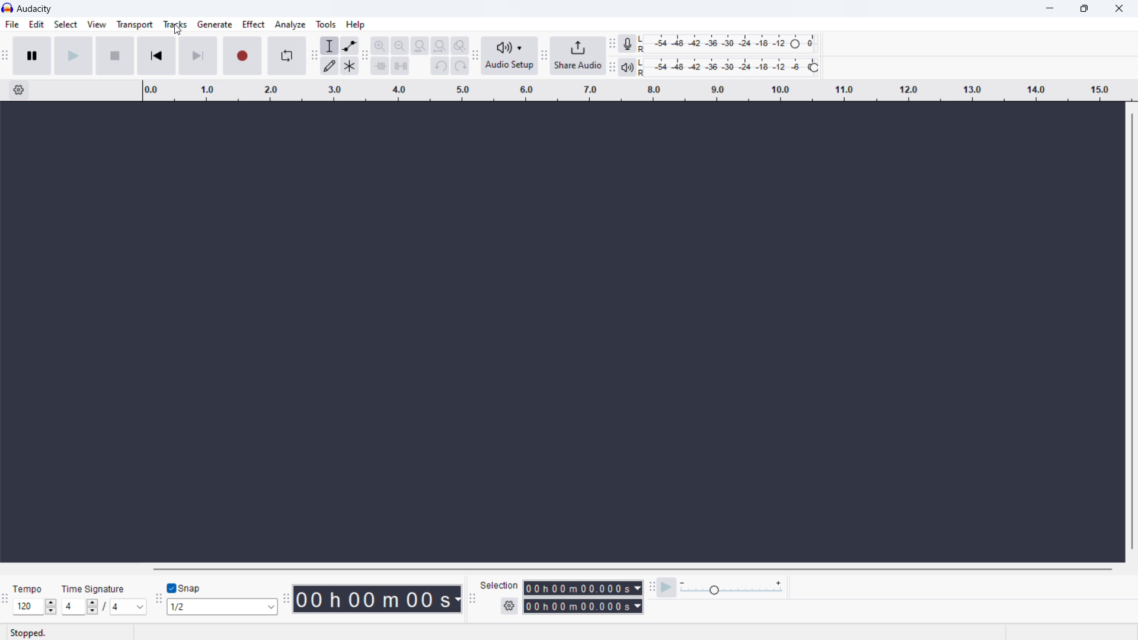 The width and height of the screenshot is (1138, 640). Describe the element at coordinates (326, 24) in the screenshot. I see `tools` at that location.